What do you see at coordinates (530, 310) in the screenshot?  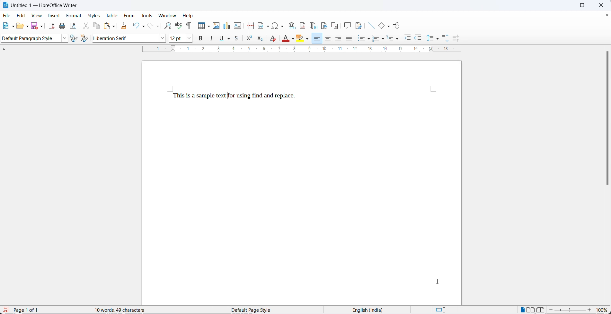 I see `multipage view` at bounding box center [530, 310].